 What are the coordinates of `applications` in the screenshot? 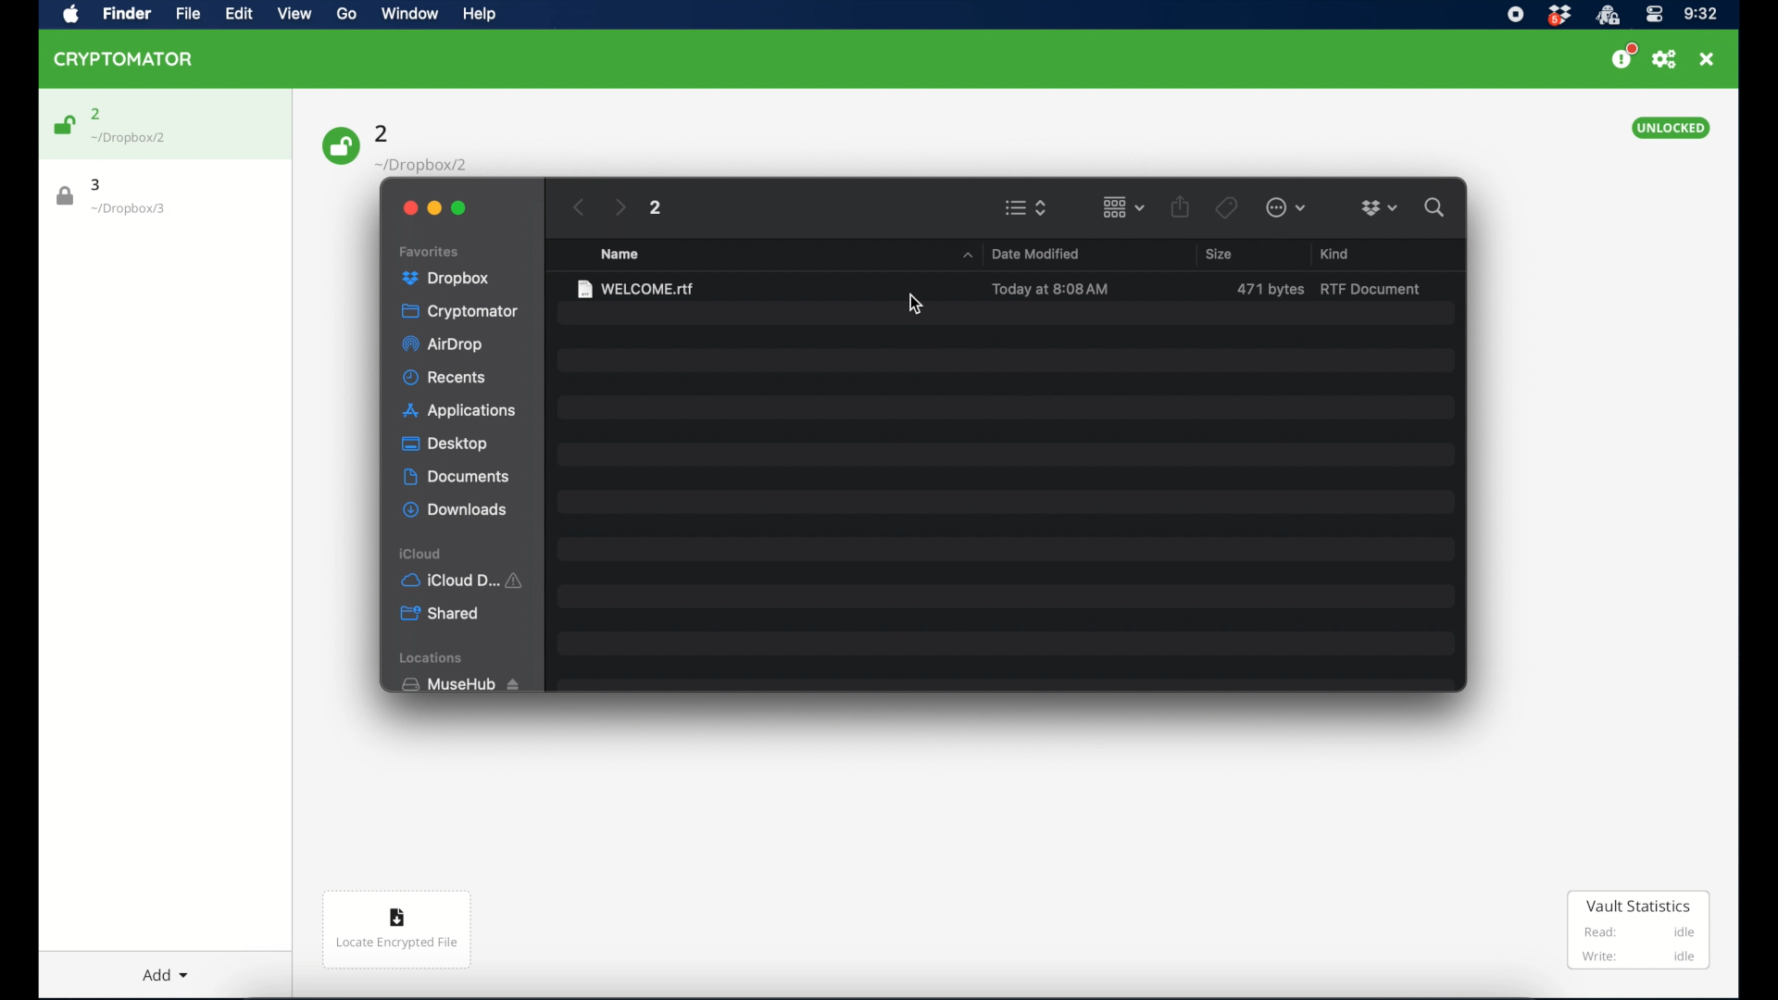 It's located at (462, 411).